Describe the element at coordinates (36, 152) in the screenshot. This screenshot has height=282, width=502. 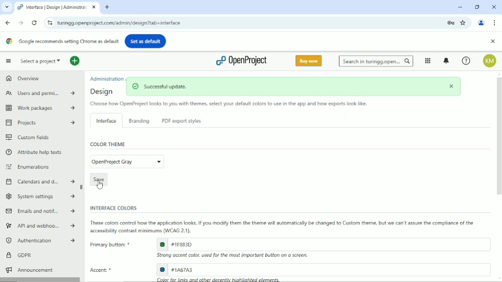
I see `Attribute help texts` at that location.